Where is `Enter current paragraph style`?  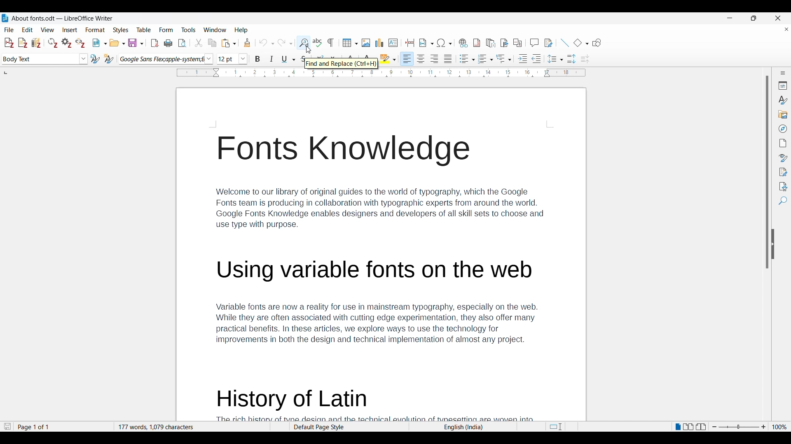
Enter current paragraph style is located at coordinates (40, 59).